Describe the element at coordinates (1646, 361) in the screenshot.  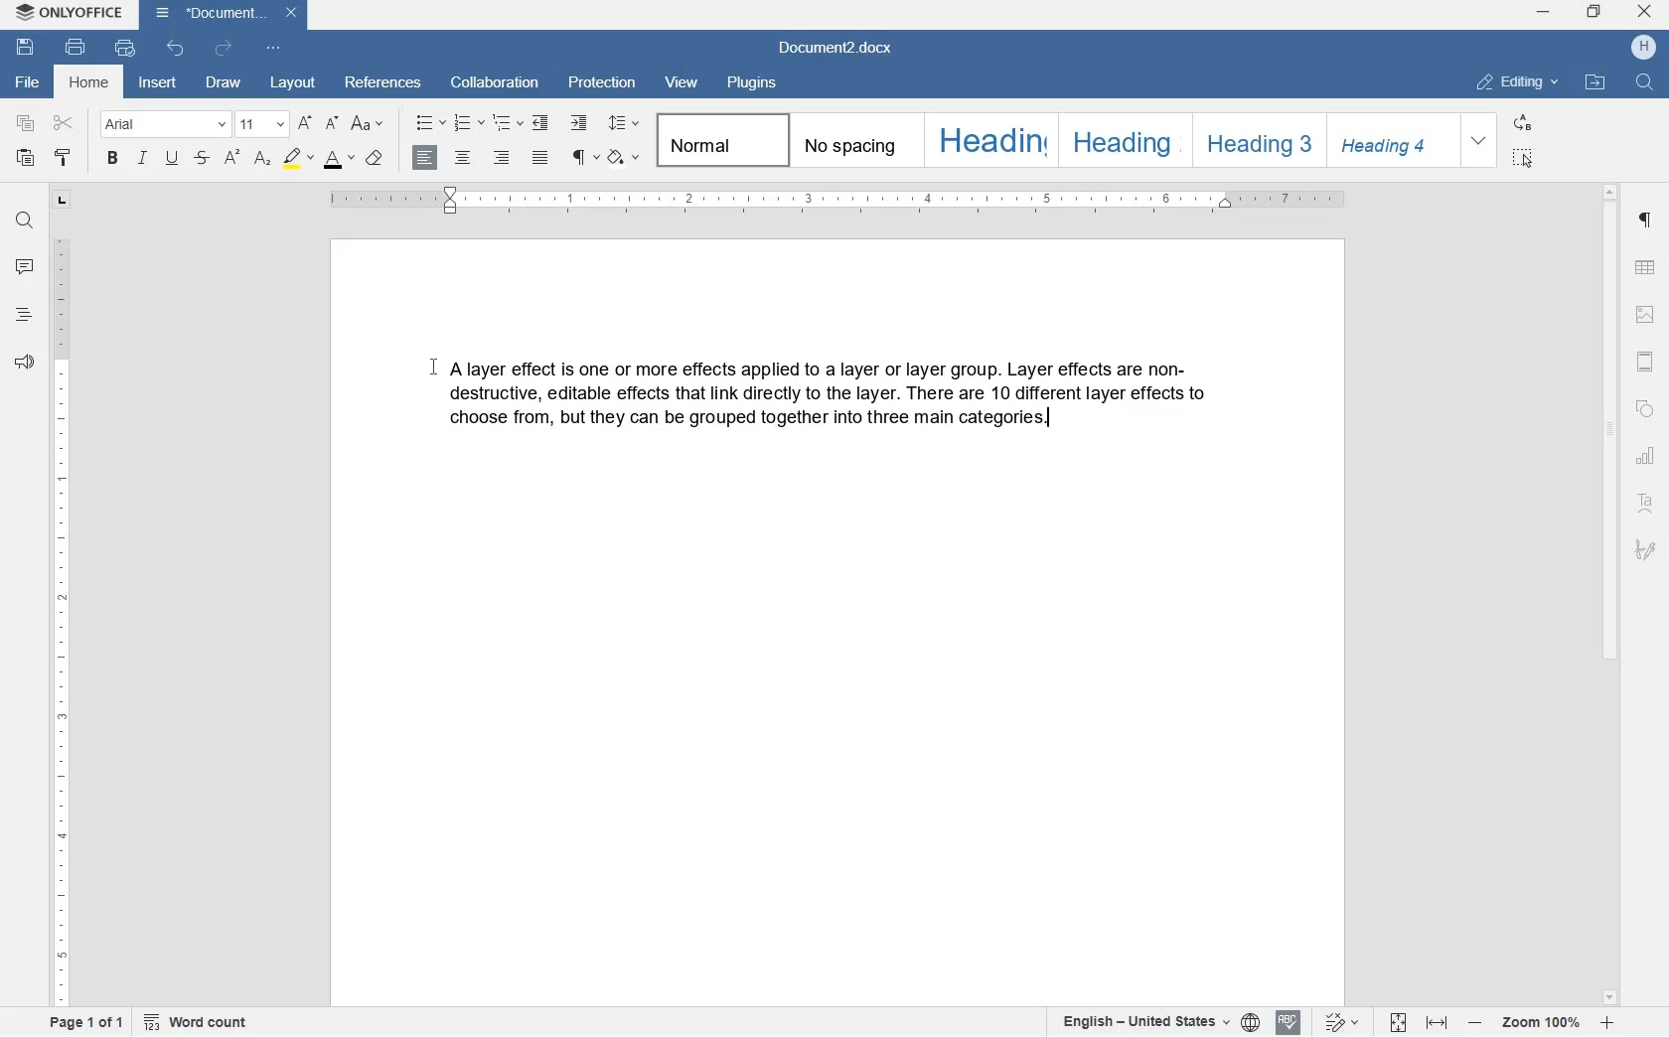
I see `headers & footers` at that location.